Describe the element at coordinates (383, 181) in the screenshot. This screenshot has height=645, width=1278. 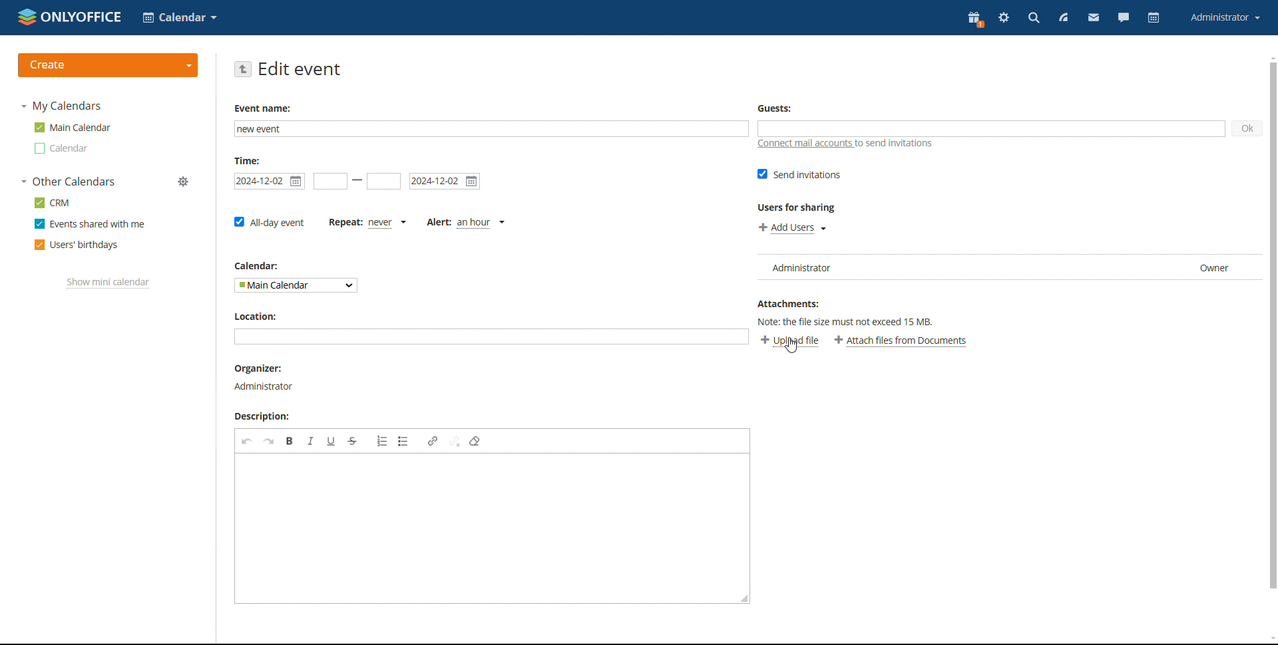
I see `end date` at that location.